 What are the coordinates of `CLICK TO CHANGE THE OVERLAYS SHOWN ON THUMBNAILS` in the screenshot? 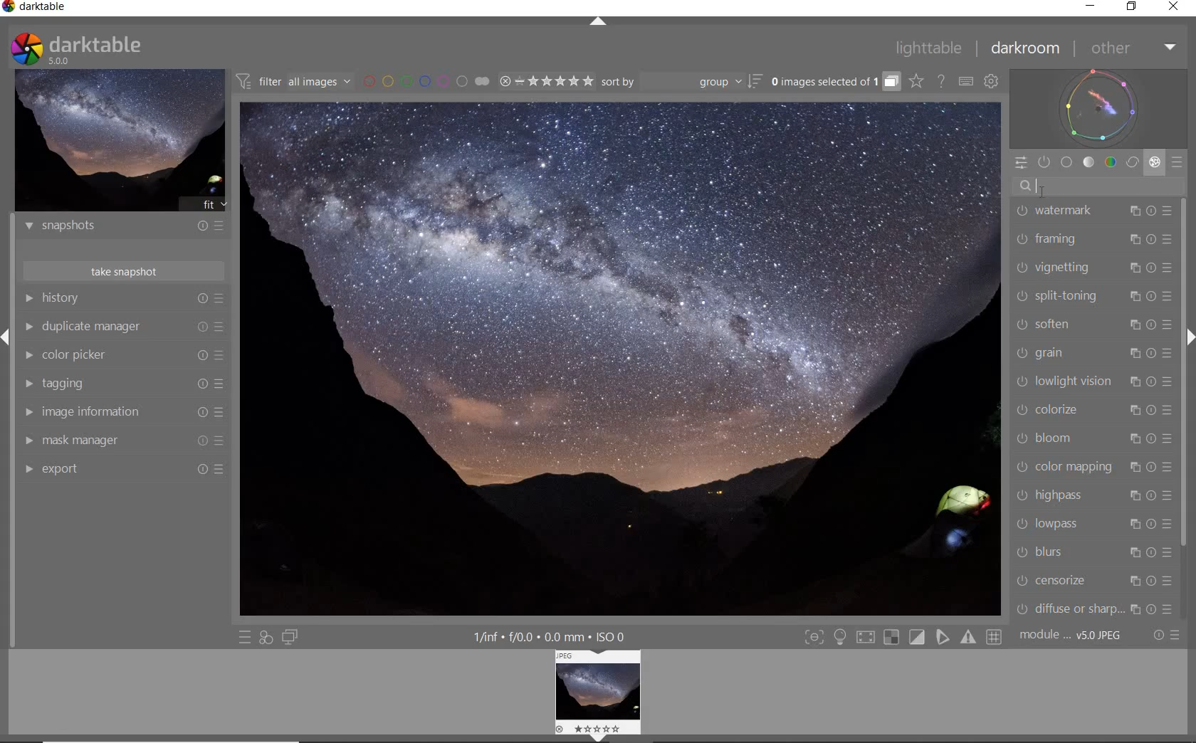 It's located at (917, 82).